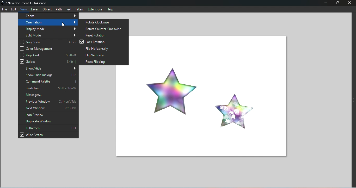 Image resolution: width=356 pixels, height=188 pixels. I want to click on Display mode, so click(48, 29).